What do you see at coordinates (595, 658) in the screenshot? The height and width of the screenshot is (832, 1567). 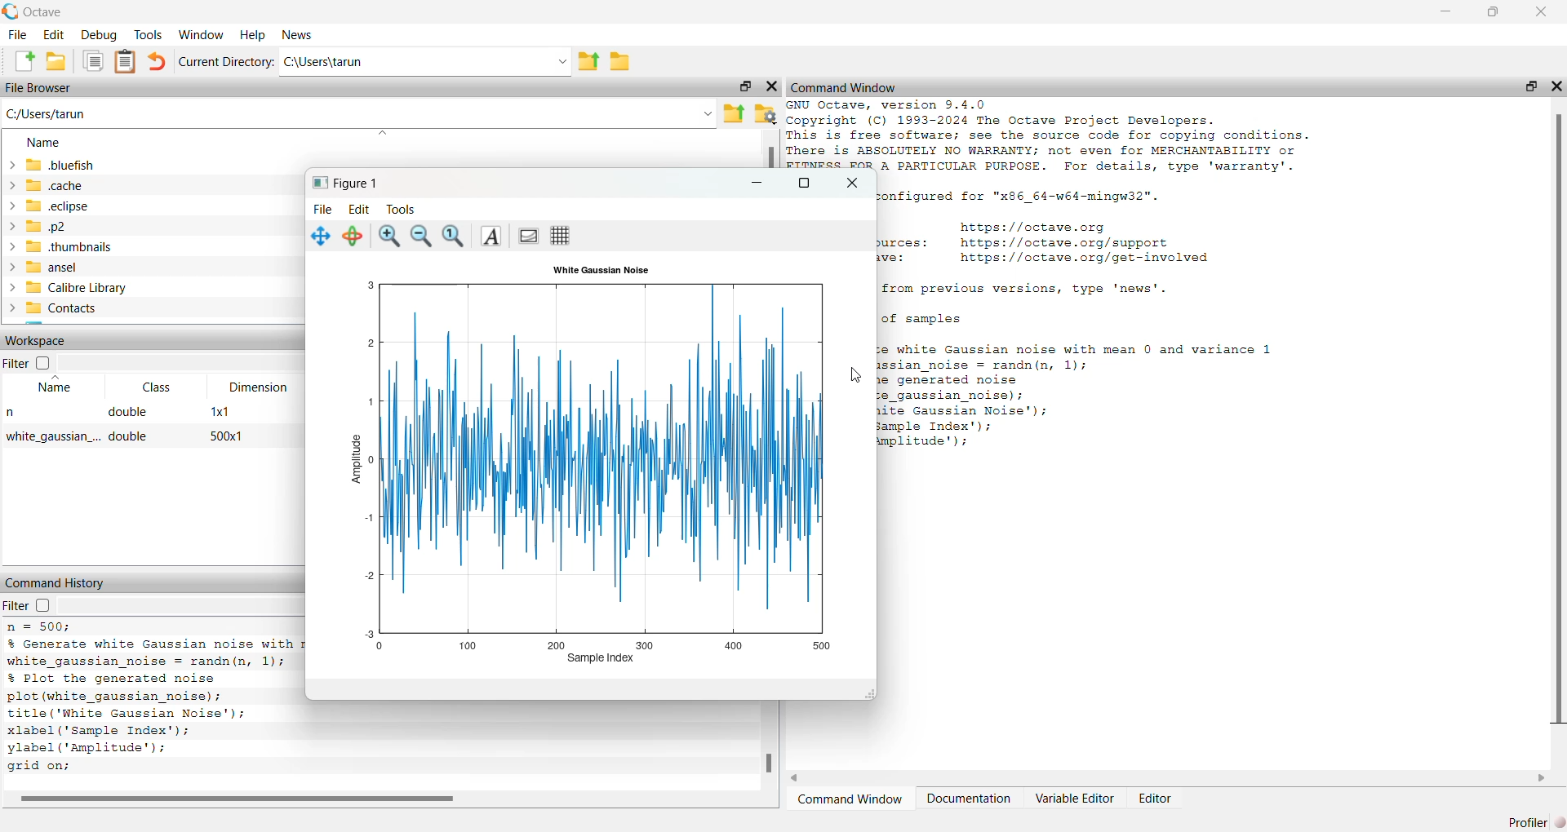 I see `sample index` at bounding box center [595, 658].